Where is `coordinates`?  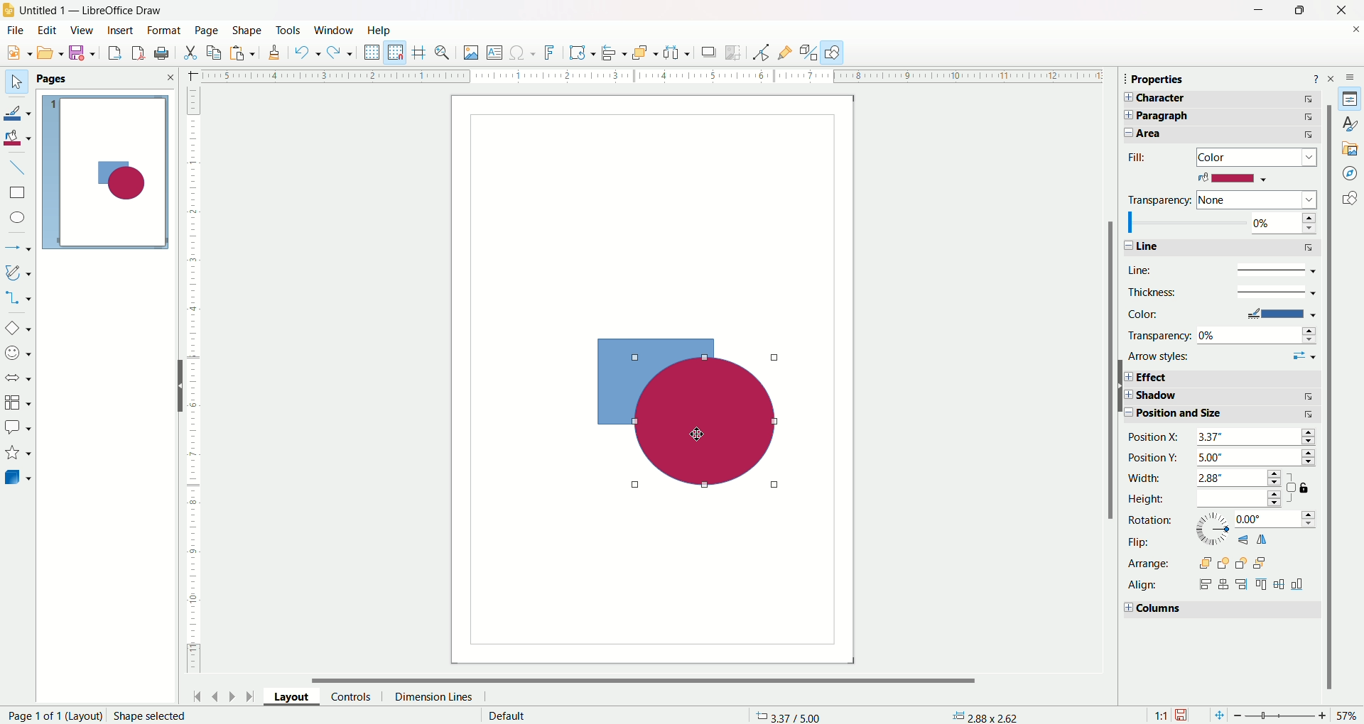 coordinates is located at coordinates (779, 712).